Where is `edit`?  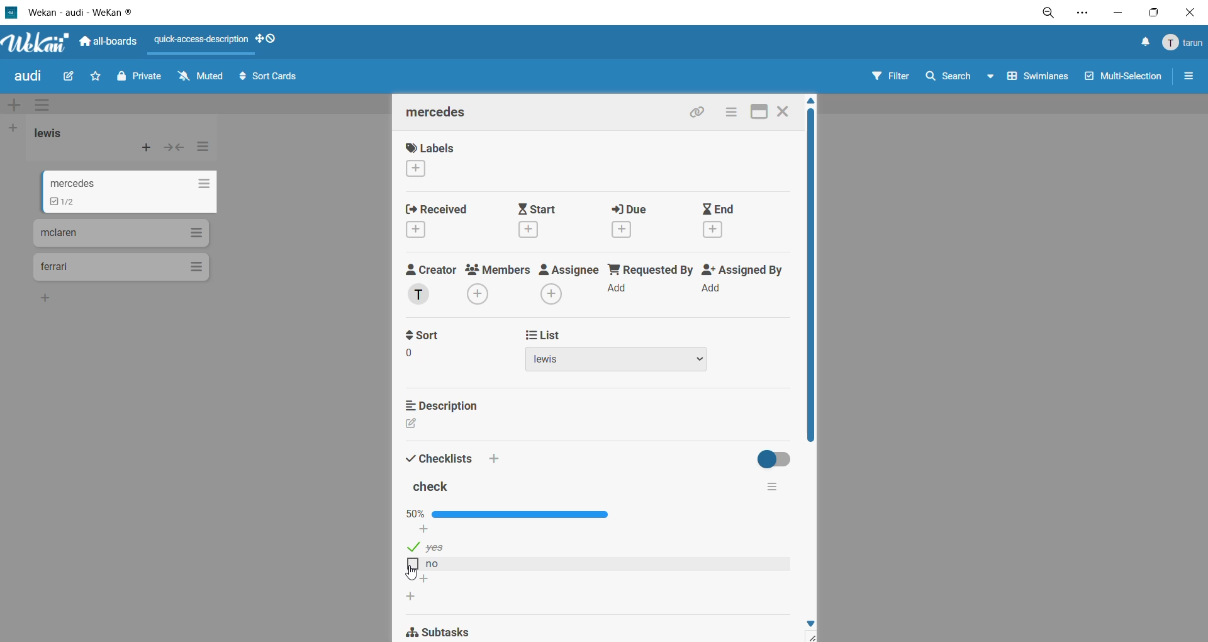 edit is located at coordinates (417, 425).